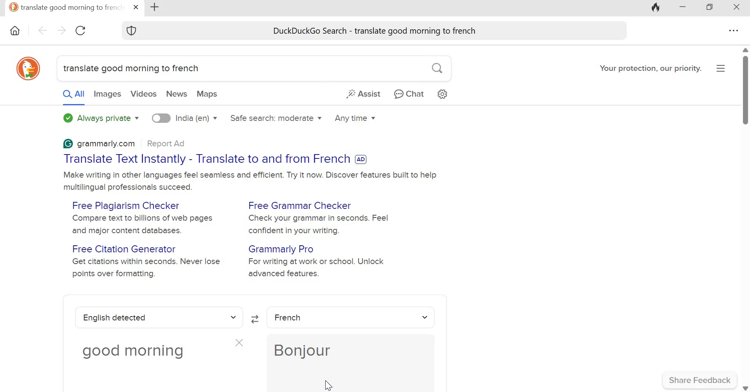 This screenshot has height=392, width=750. Describe the element at coordinates (711, 7) in the screenshot. I see `Maximize` at that location.